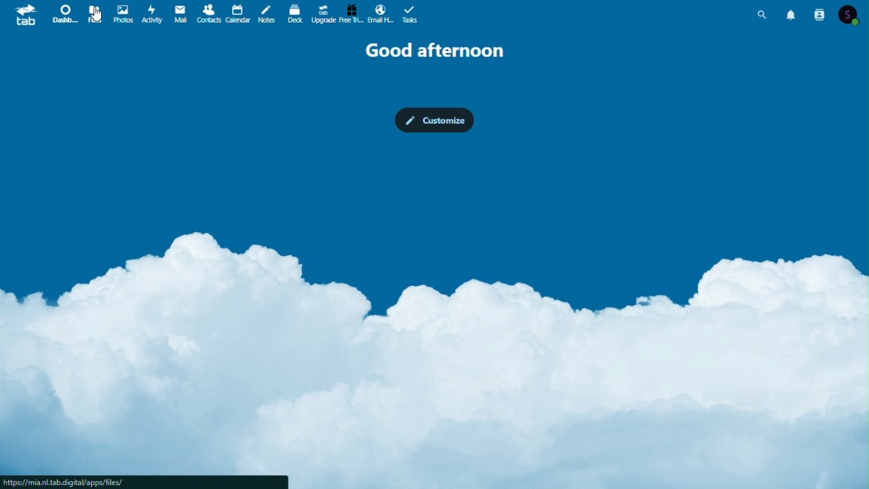 Image resolution: width=869 pixels, height=489 pixels. What do you see at coordinates (765, 12) in the screenshot?
I see `search` at bounding box center [765, 12].